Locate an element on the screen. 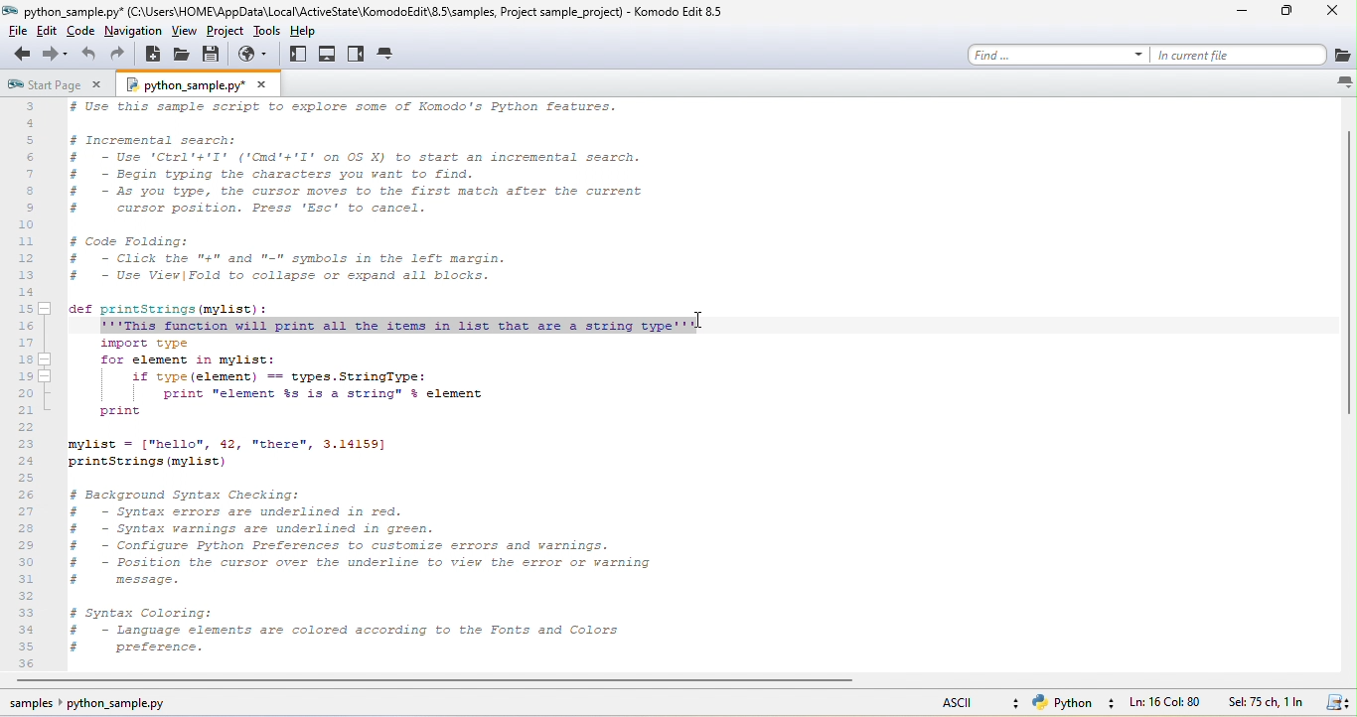 The image size is (1357, 717). right pane is located at coordinates (358, 56).